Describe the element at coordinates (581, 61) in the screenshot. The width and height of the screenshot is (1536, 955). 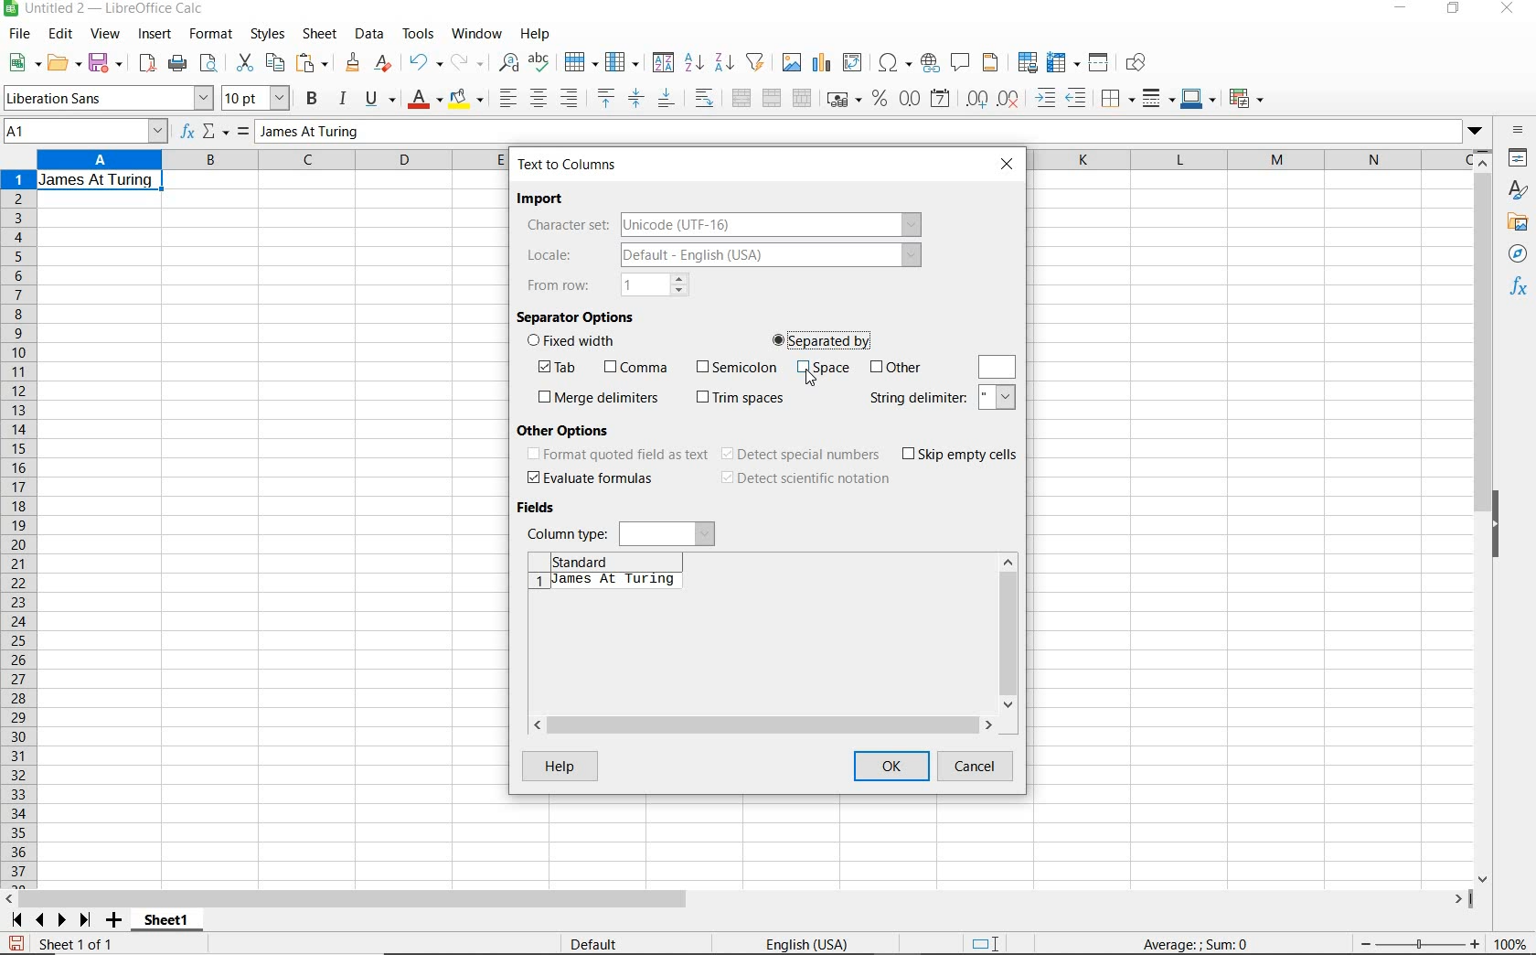
I see `row` at that location.